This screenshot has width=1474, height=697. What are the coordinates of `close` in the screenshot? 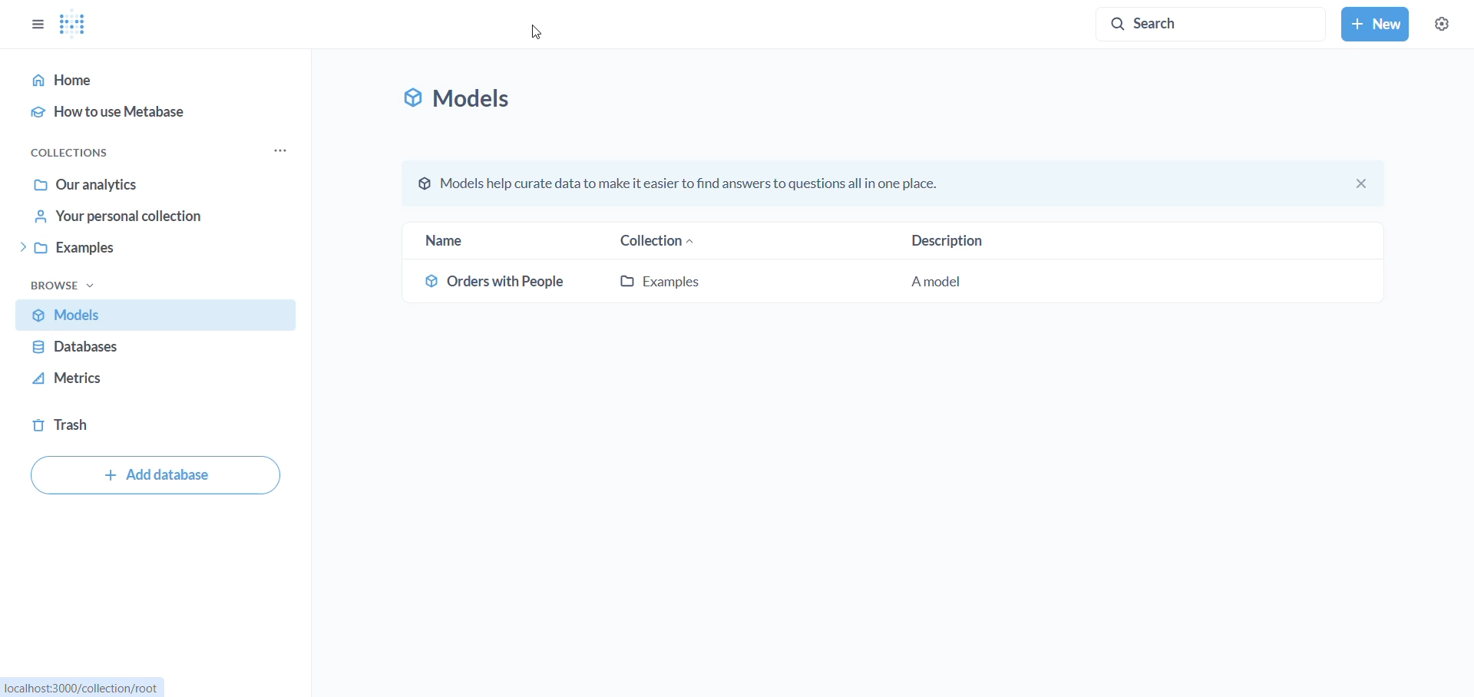 It's located at (1367, 183).